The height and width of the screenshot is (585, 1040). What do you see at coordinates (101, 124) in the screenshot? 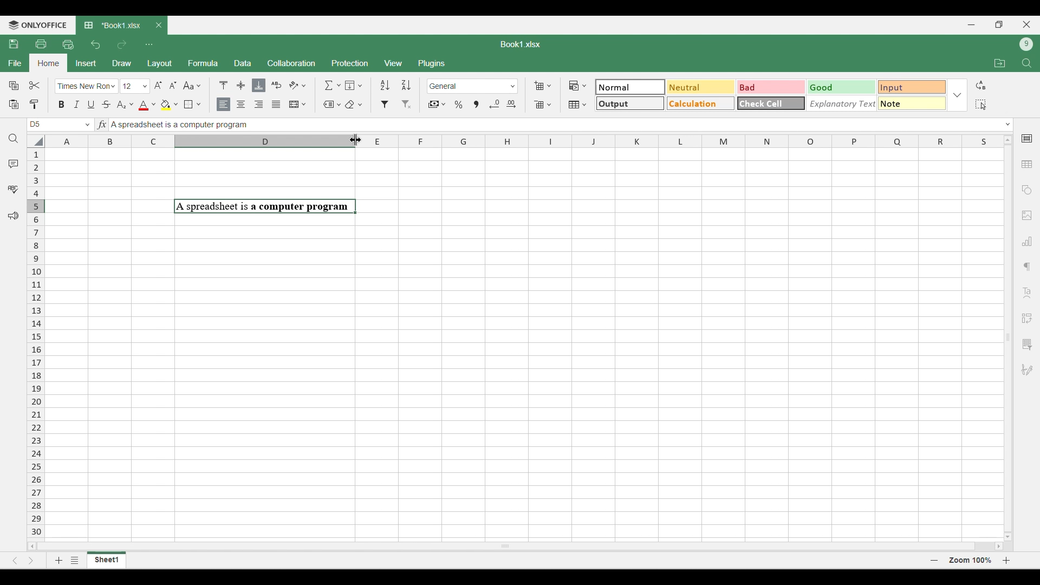
I see `Type in equation` at bounding box center [101, 124].